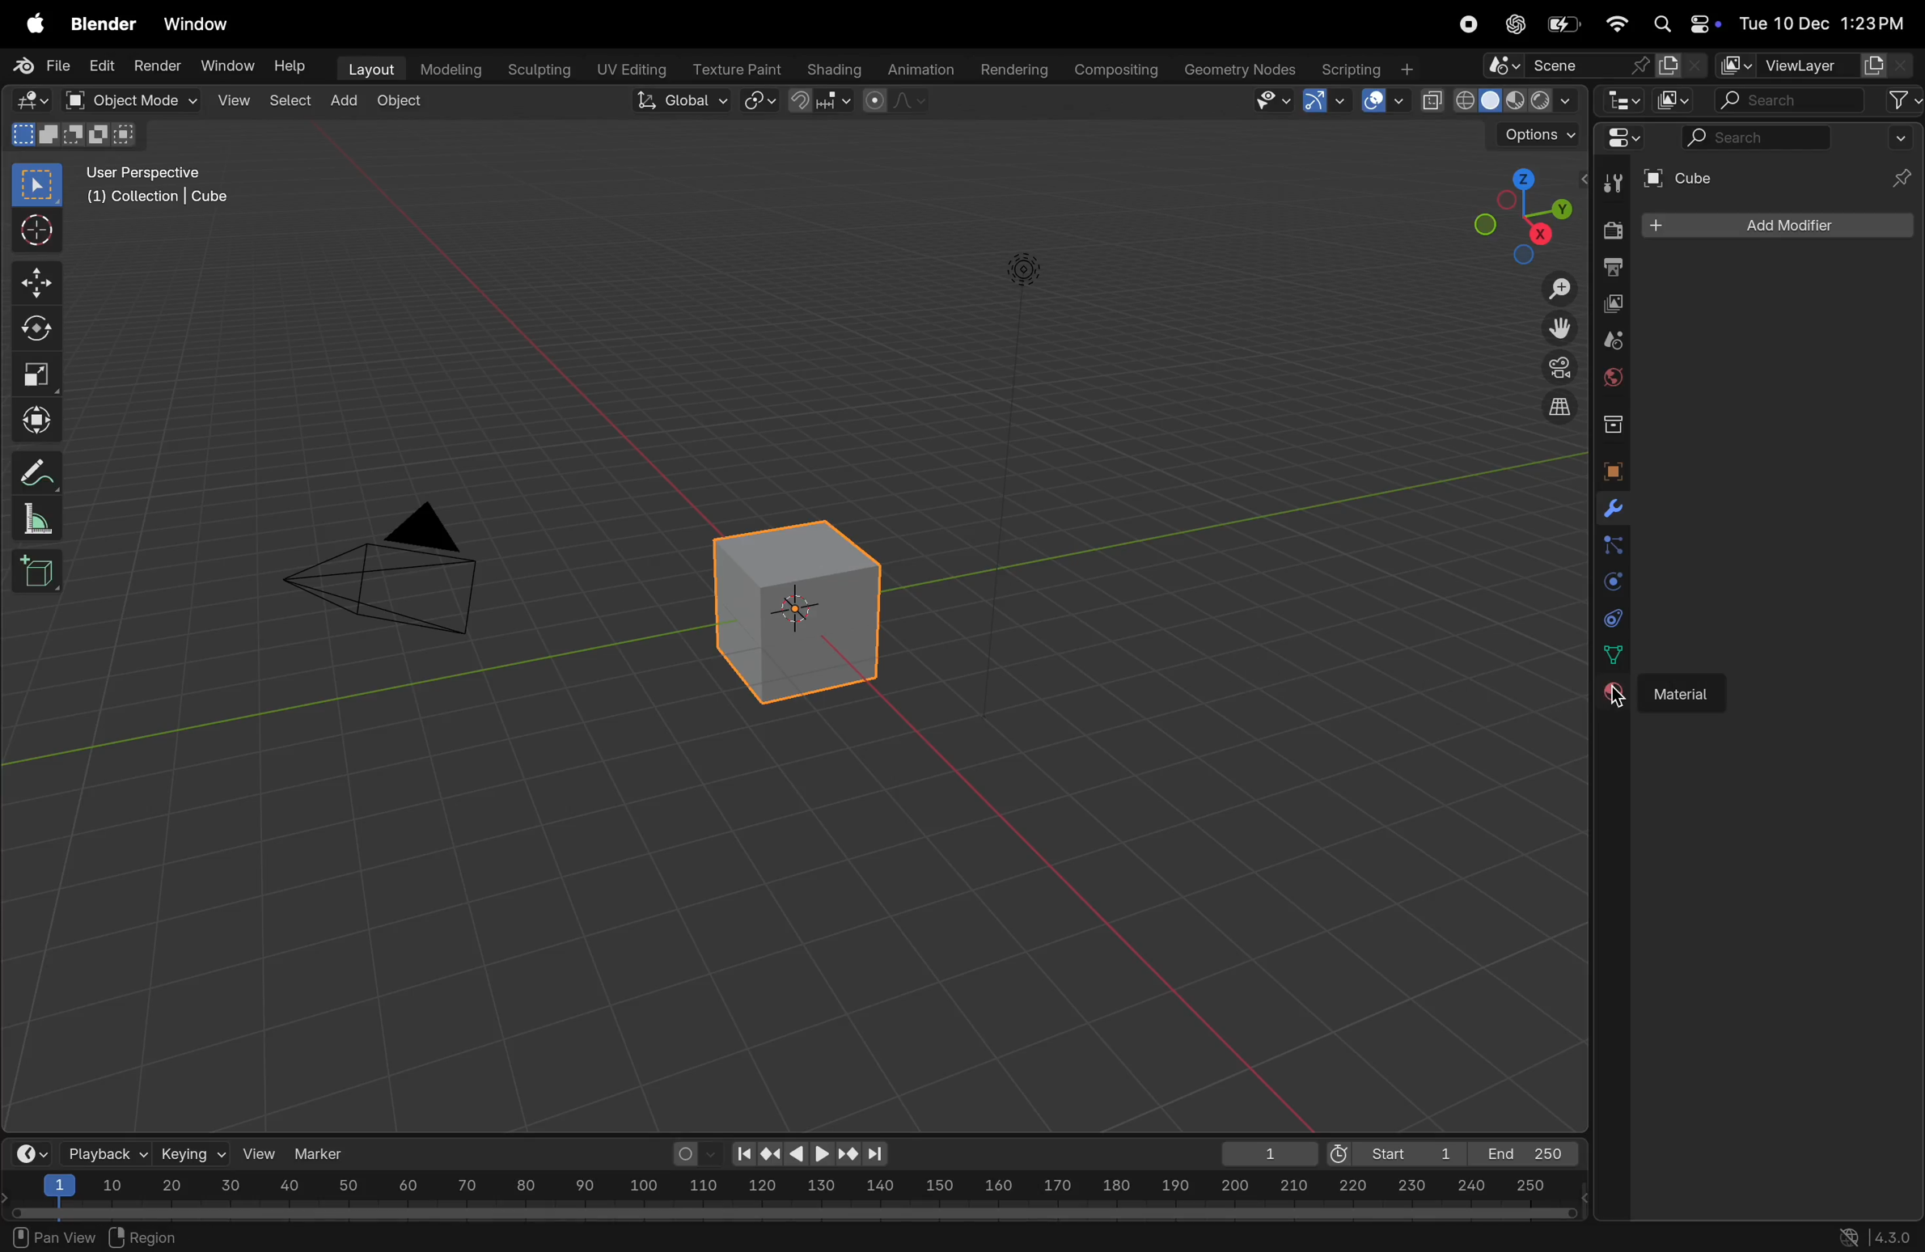 This screenshot has height=1252, width=1925. What do you see at coordinates (1897, 160) in the screenshot?
I see `pin` at bounding box center [1897, 160].